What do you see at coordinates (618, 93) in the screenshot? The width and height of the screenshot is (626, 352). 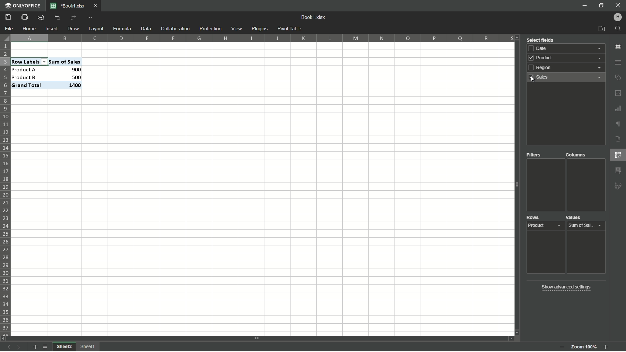 I see `insert image` at bounding box center [618, 93].